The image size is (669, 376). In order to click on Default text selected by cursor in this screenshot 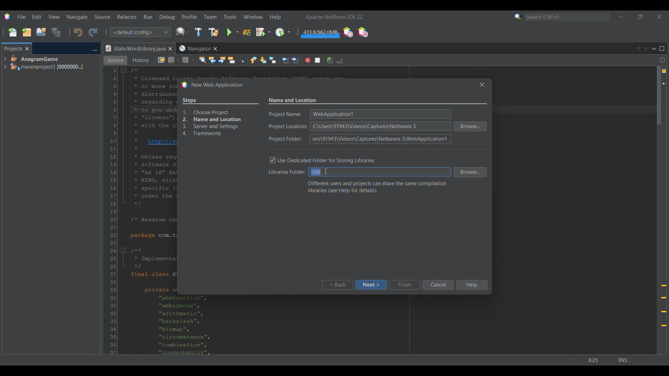, I will do `click(316, 172)`.